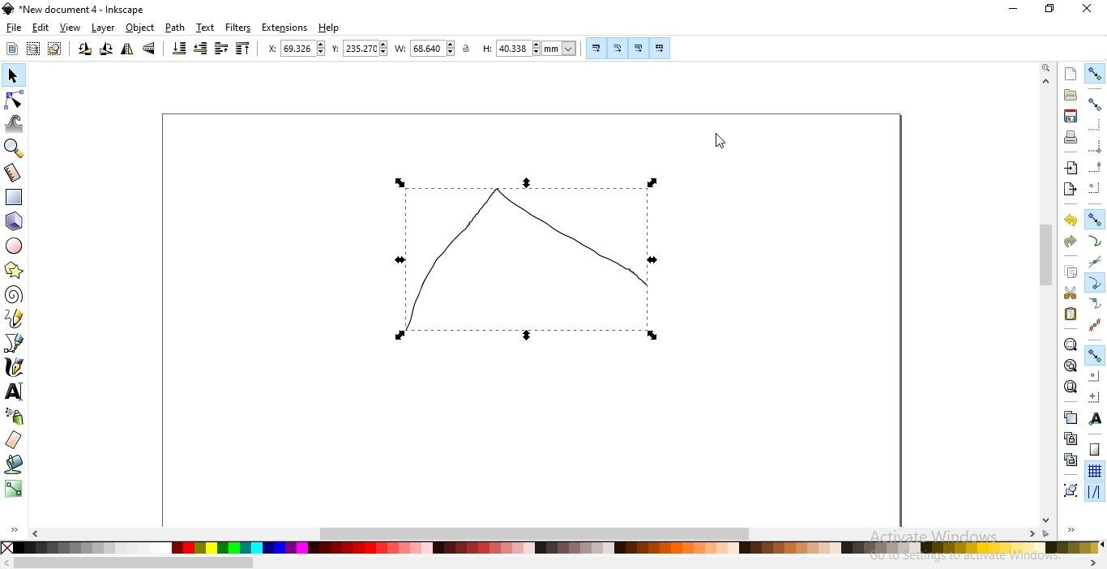 The height and width of the screenshot is (569, 1107). What do you see at coordinates (15, 246) in the screenshot?
I see `create circles, arcs, and ellipses` at bounding box center [15, 246].